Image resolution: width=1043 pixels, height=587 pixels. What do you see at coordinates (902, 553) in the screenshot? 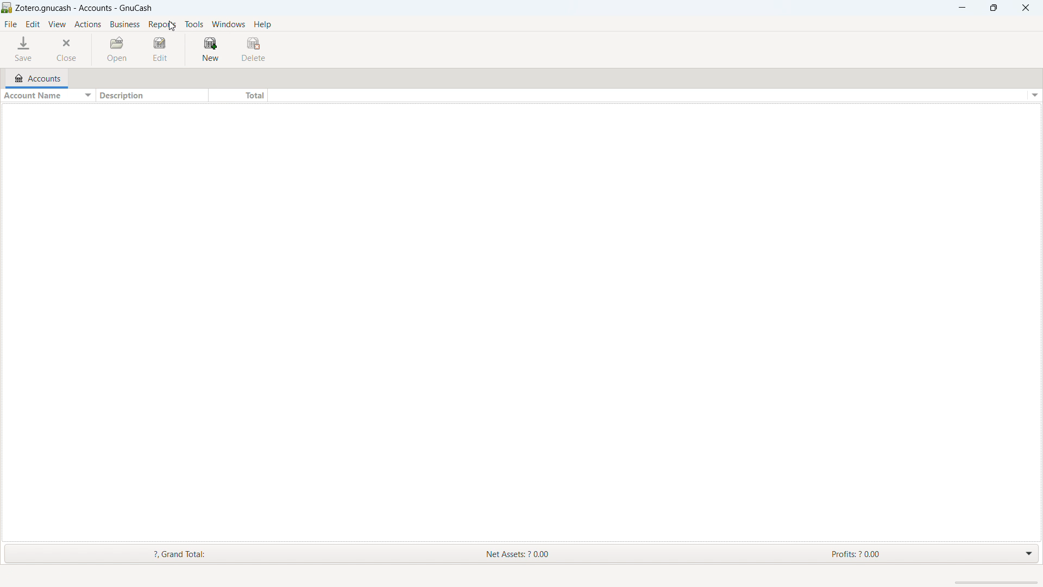
I see `profits` at bounding box center [902, 553].